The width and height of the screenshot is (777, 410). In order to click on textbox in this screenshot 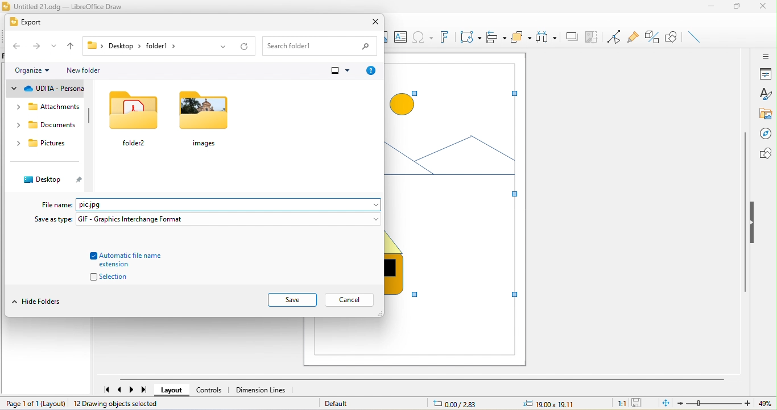, I will do `click(402, 37)`.